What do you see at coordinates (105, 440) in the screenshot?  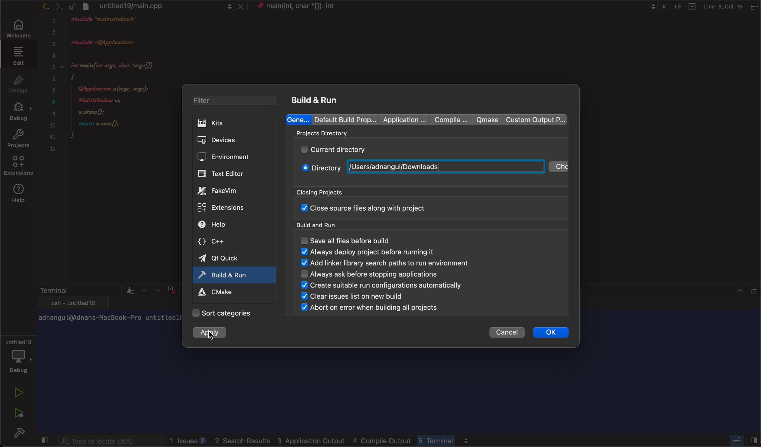 I see `searchbar` at bounding box center [105, 440].